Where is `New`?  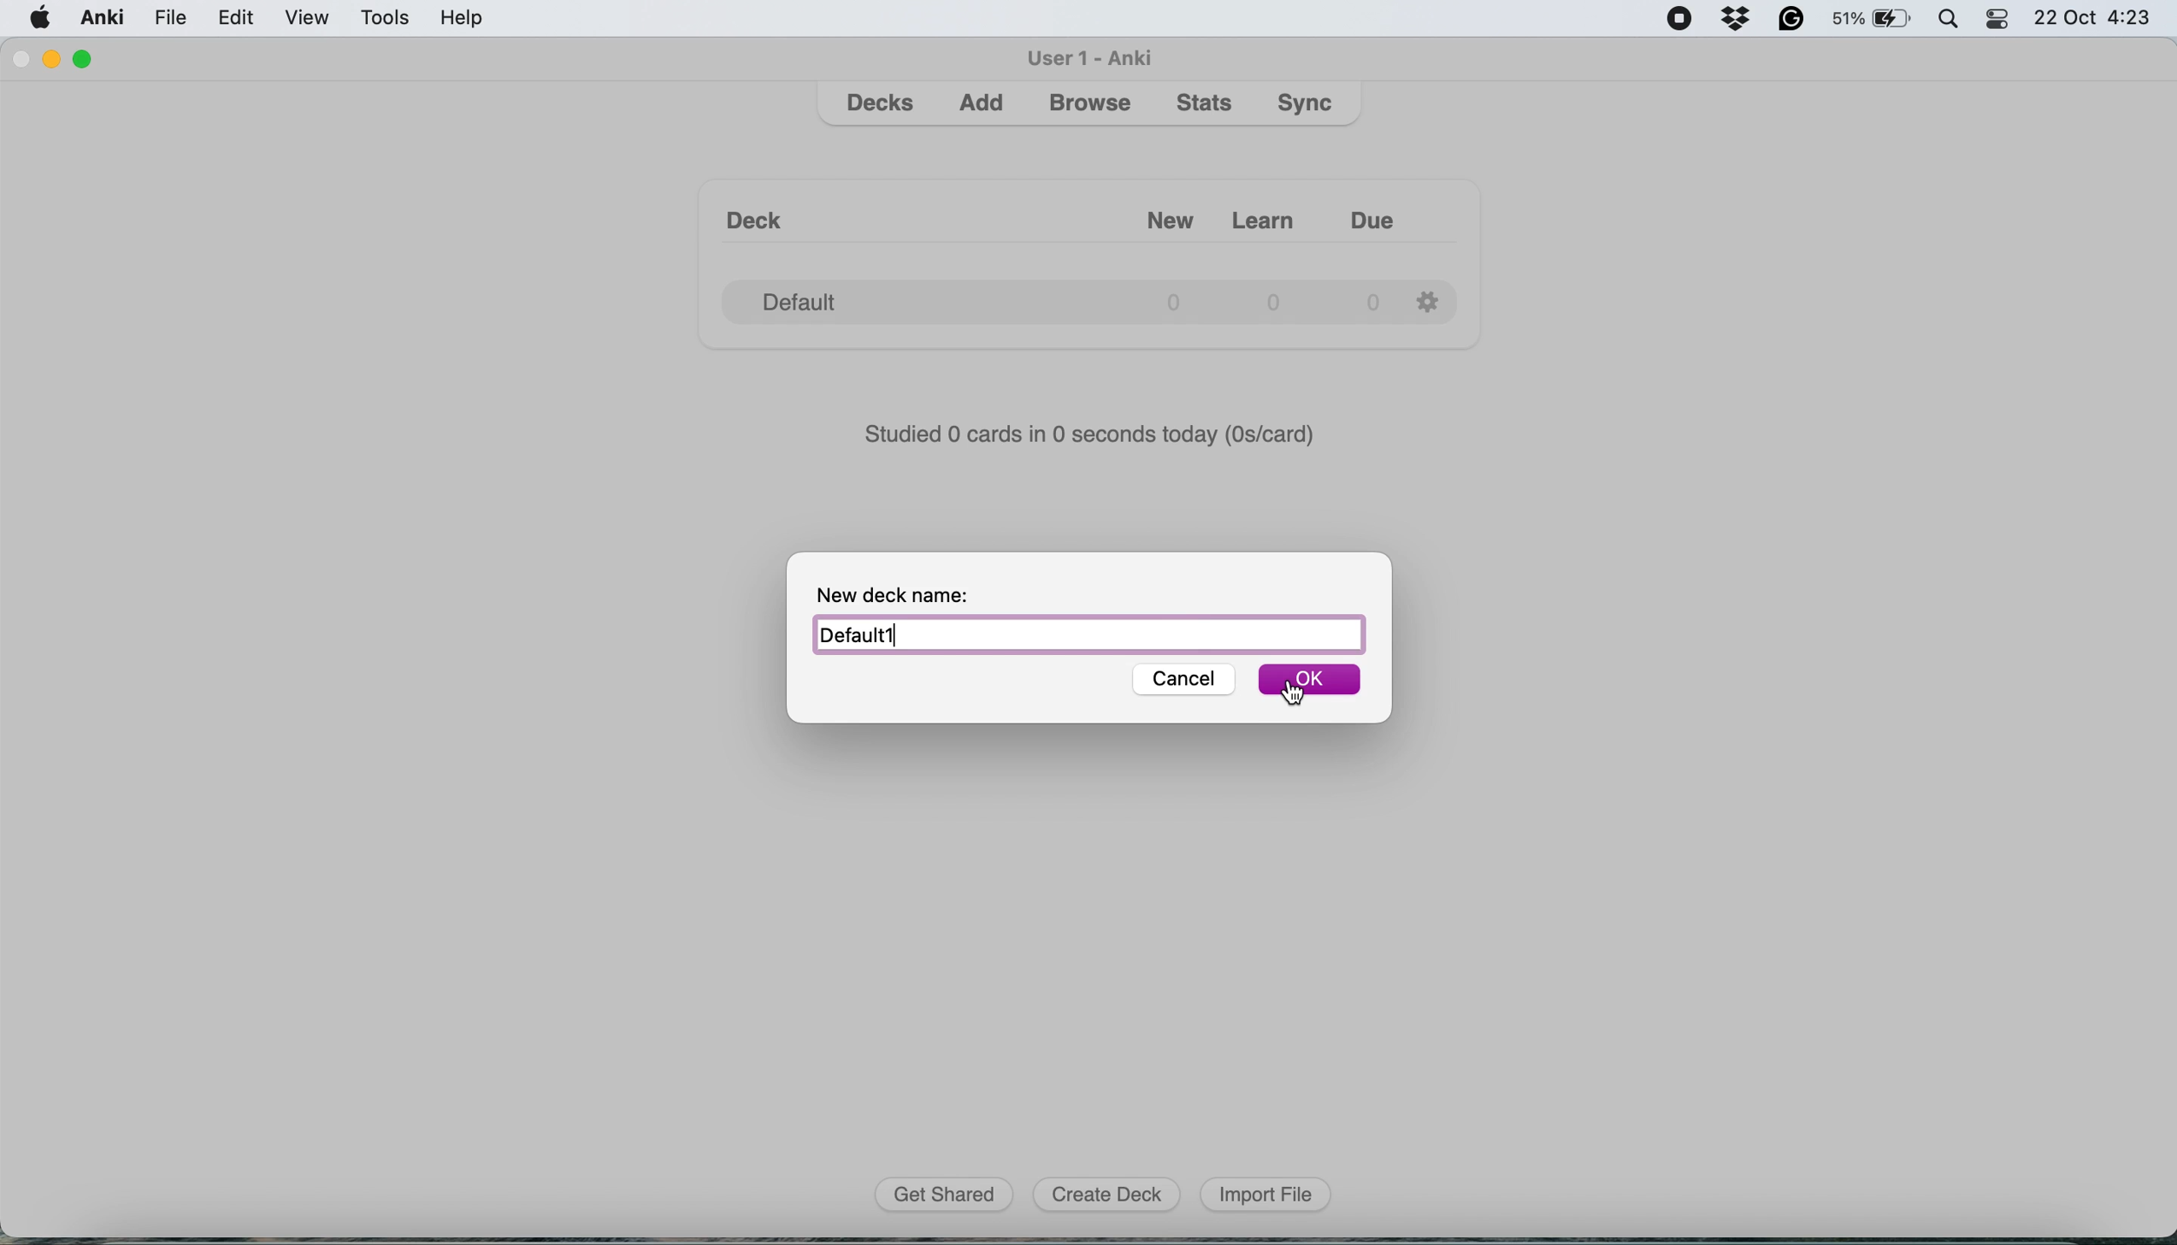 New is located at coordinates (1149, 213).